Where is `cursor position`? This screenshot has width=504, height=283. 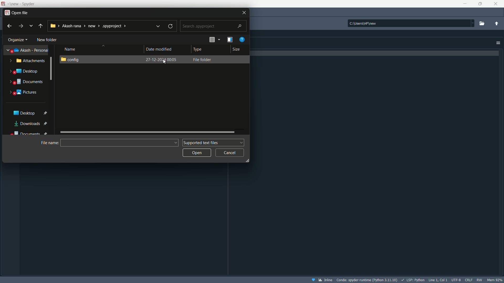
cursor position is located at coordinates (438, 280).